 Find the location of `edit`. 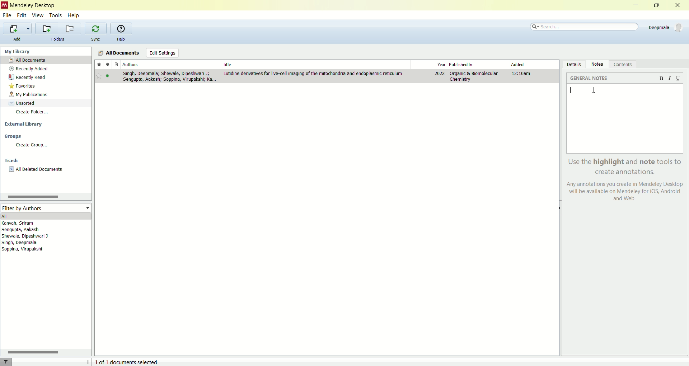

edit is located at coordinates (22, 15).